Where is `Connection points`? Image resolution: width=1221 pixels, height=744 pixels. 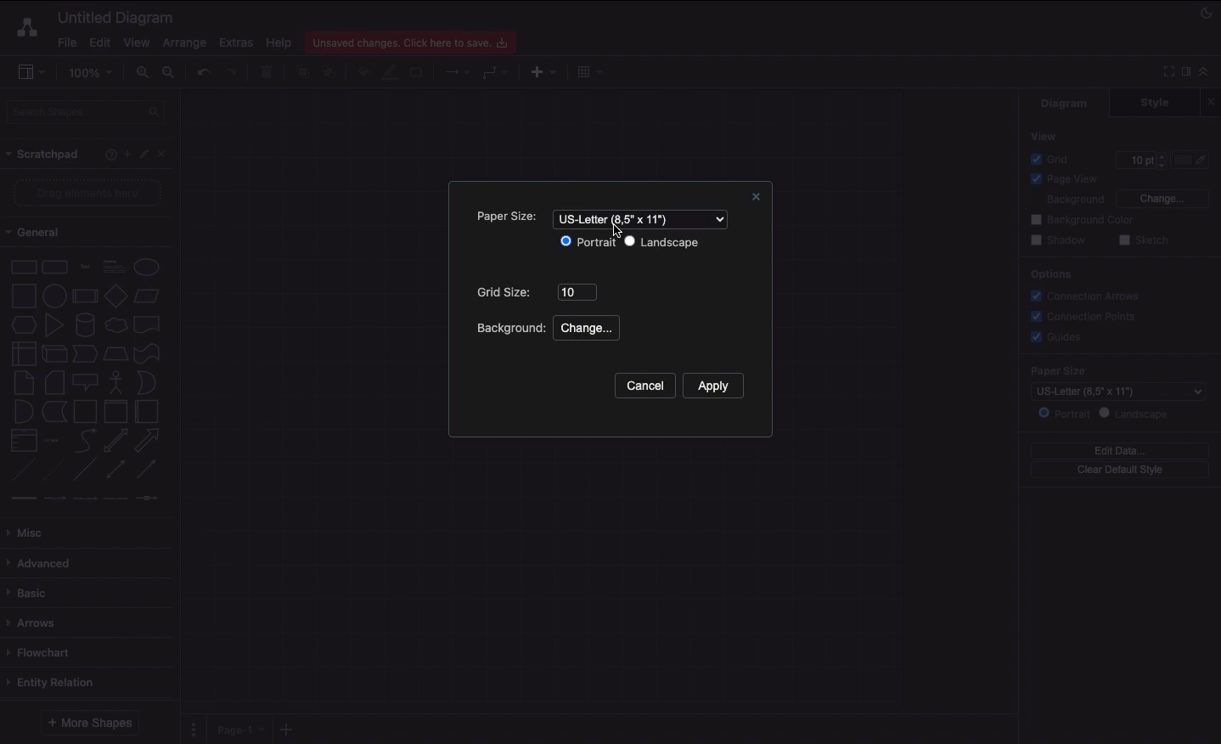
Connection points is located at coordinates (1084, 316).